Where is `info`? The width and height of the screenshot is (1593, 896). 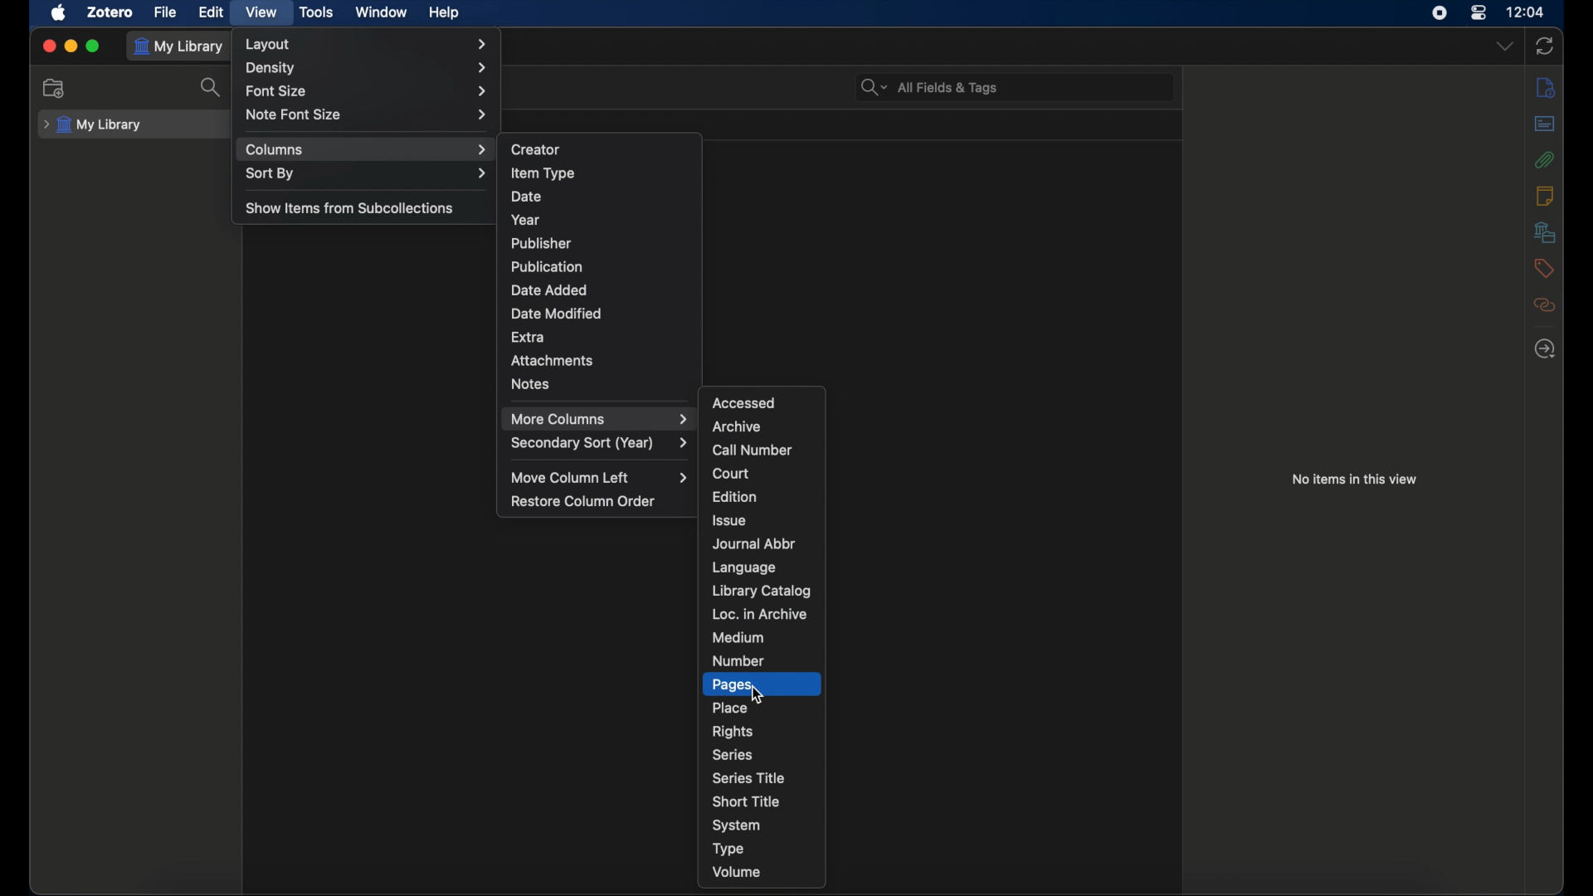 info is located at coordinates (1545, 88).